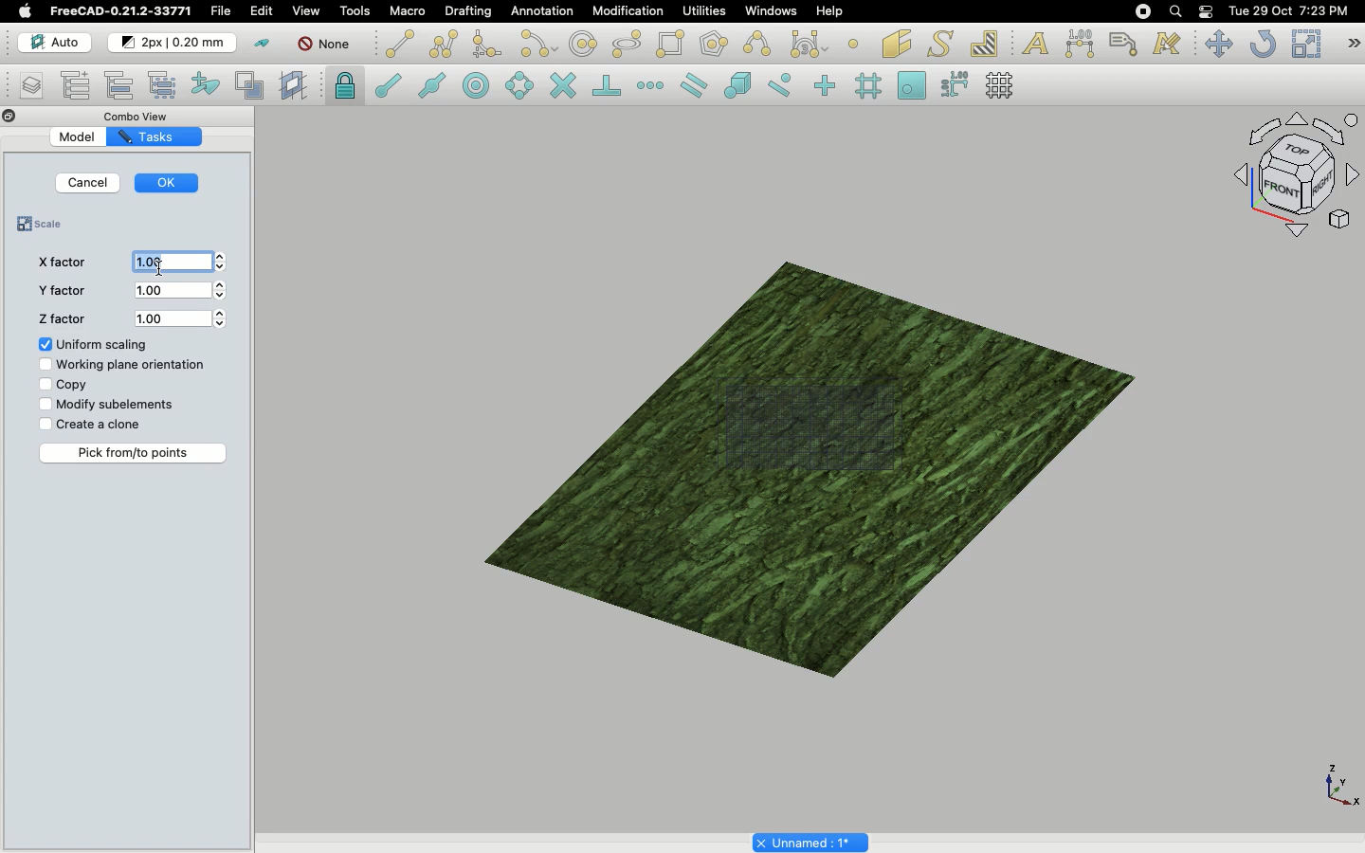  What do you see at coordinates (429, 84) in the screenshot?
I see `Snap midpoint` at bounding box center [429, 84].